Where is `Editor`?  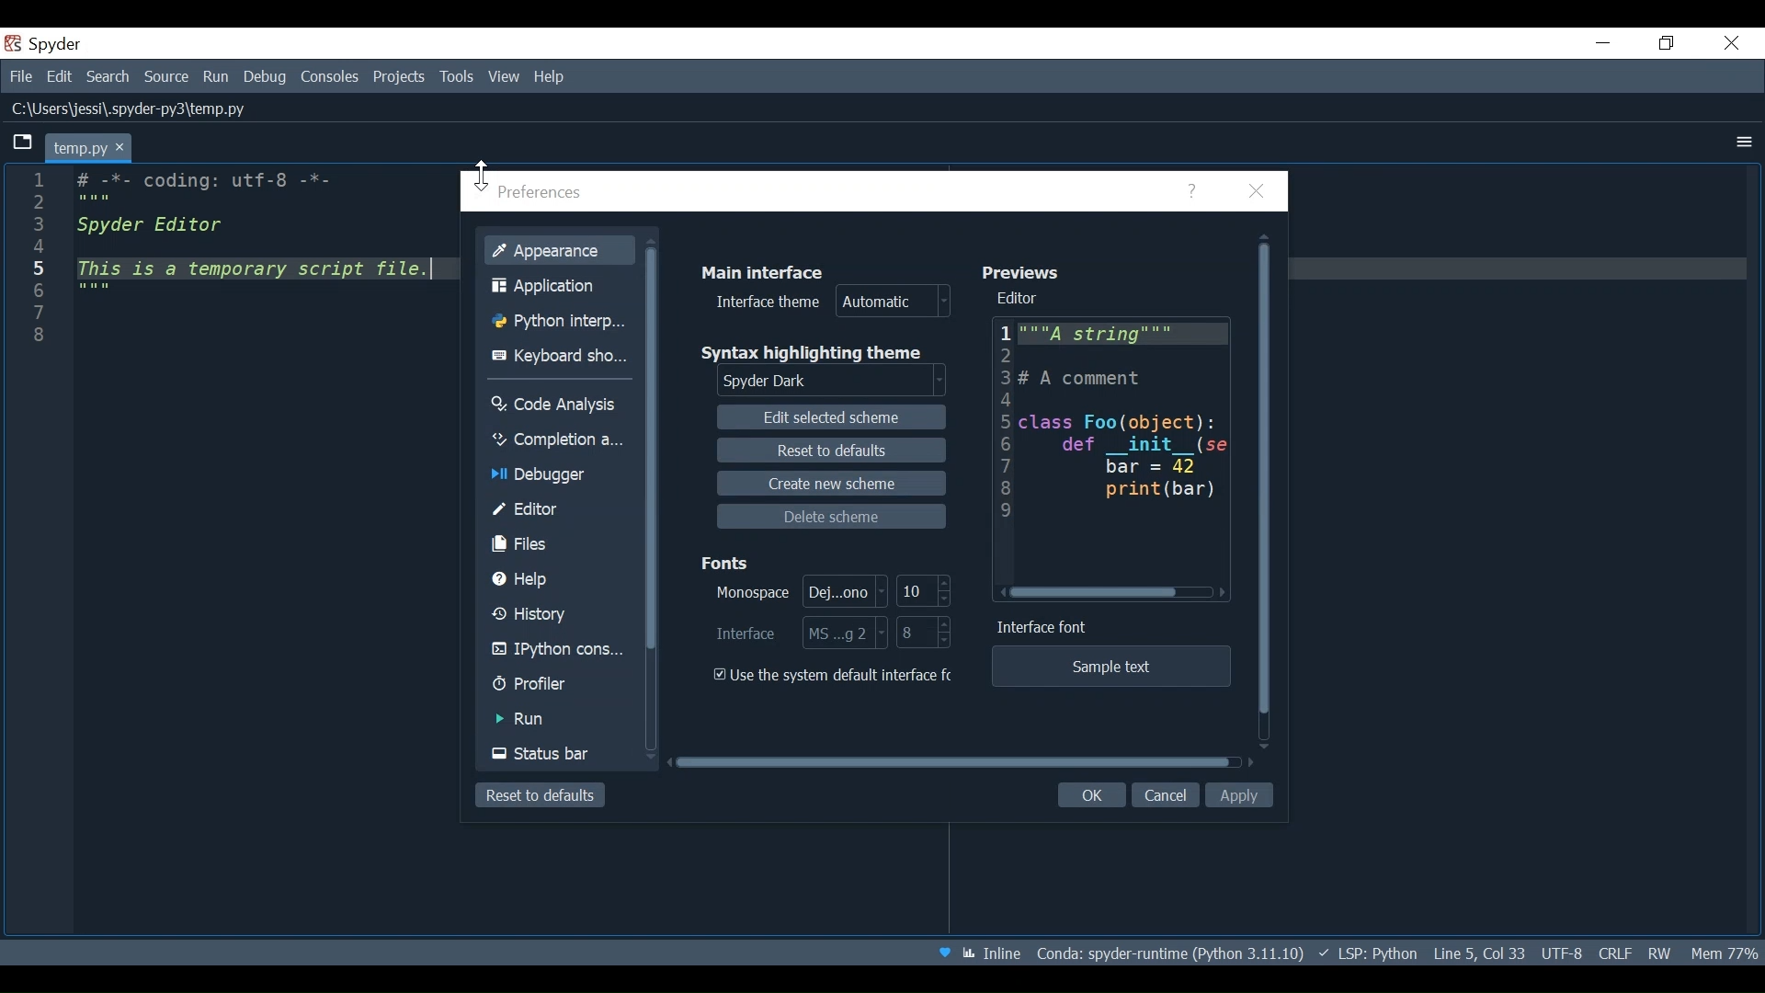 Editor is located at coordinates (1024, 299).